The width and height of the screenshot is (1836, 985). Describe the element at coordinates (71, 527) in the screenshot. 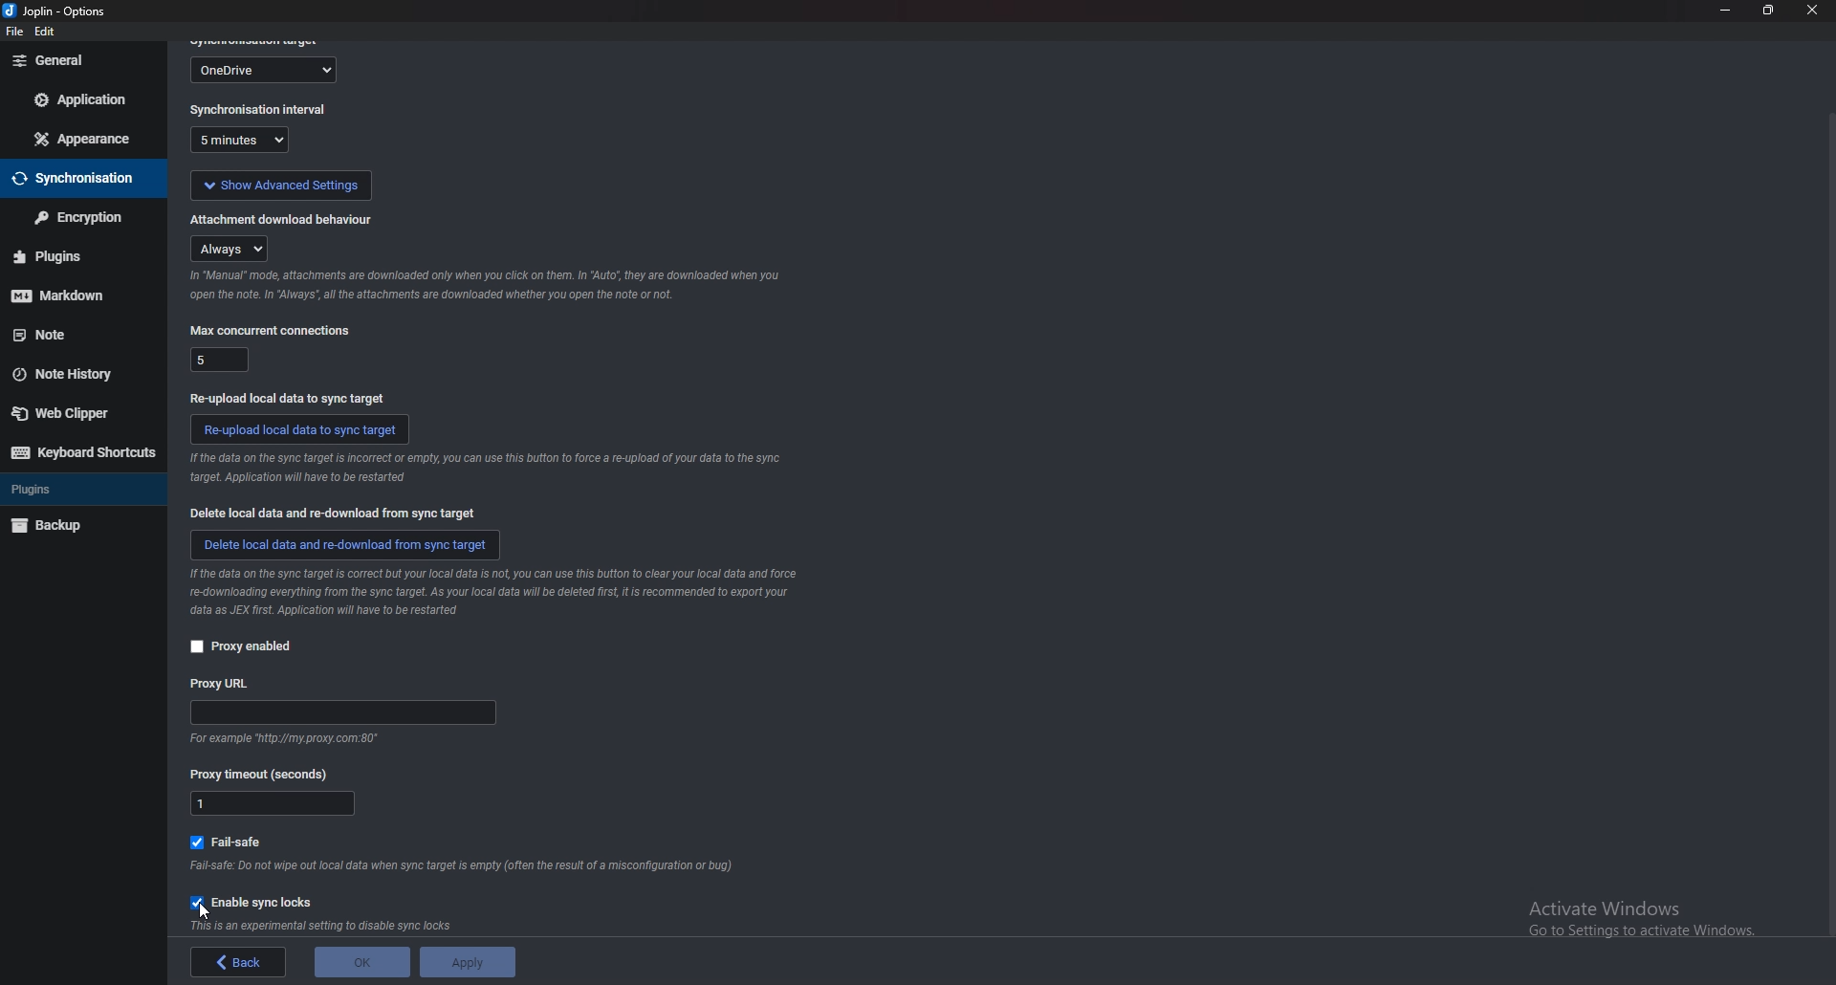

I see `backup` at that location.